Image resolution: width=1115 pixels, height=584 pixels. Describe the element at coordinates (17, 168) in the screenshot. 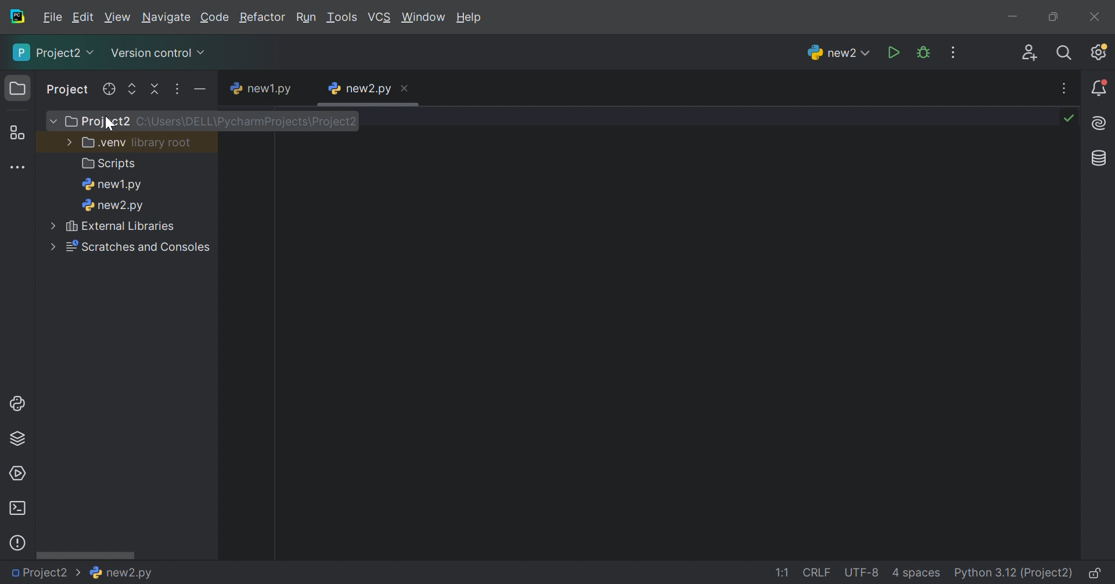

I see `More tool windows` at that location.